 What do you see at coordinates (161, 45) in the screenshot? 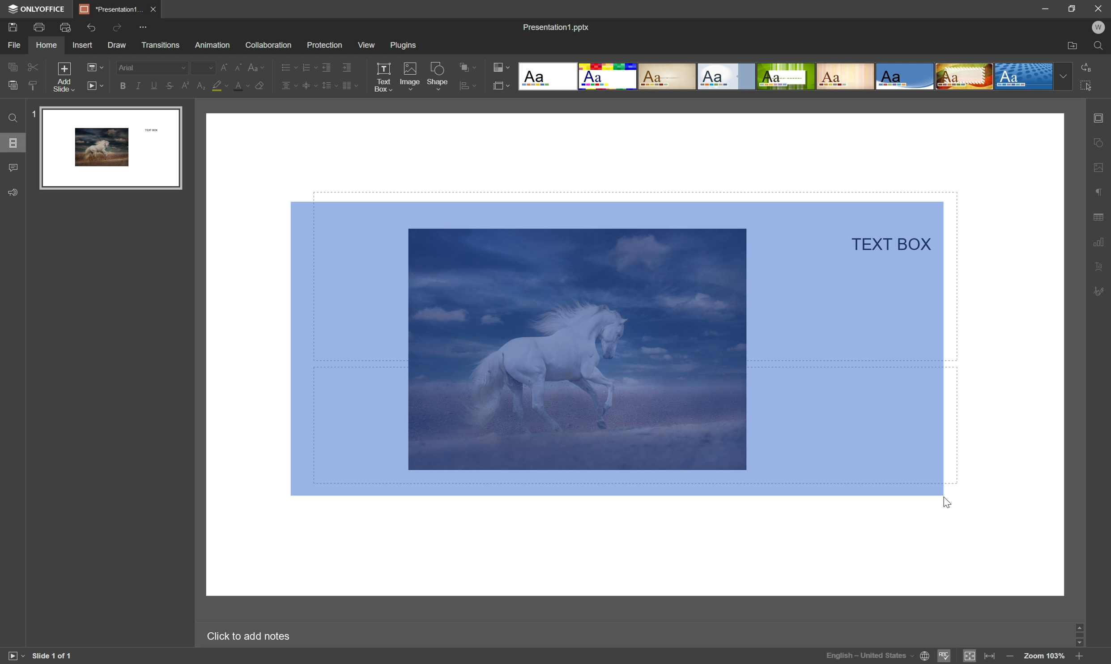
I see `transitions` at bounding box center [161, 45].